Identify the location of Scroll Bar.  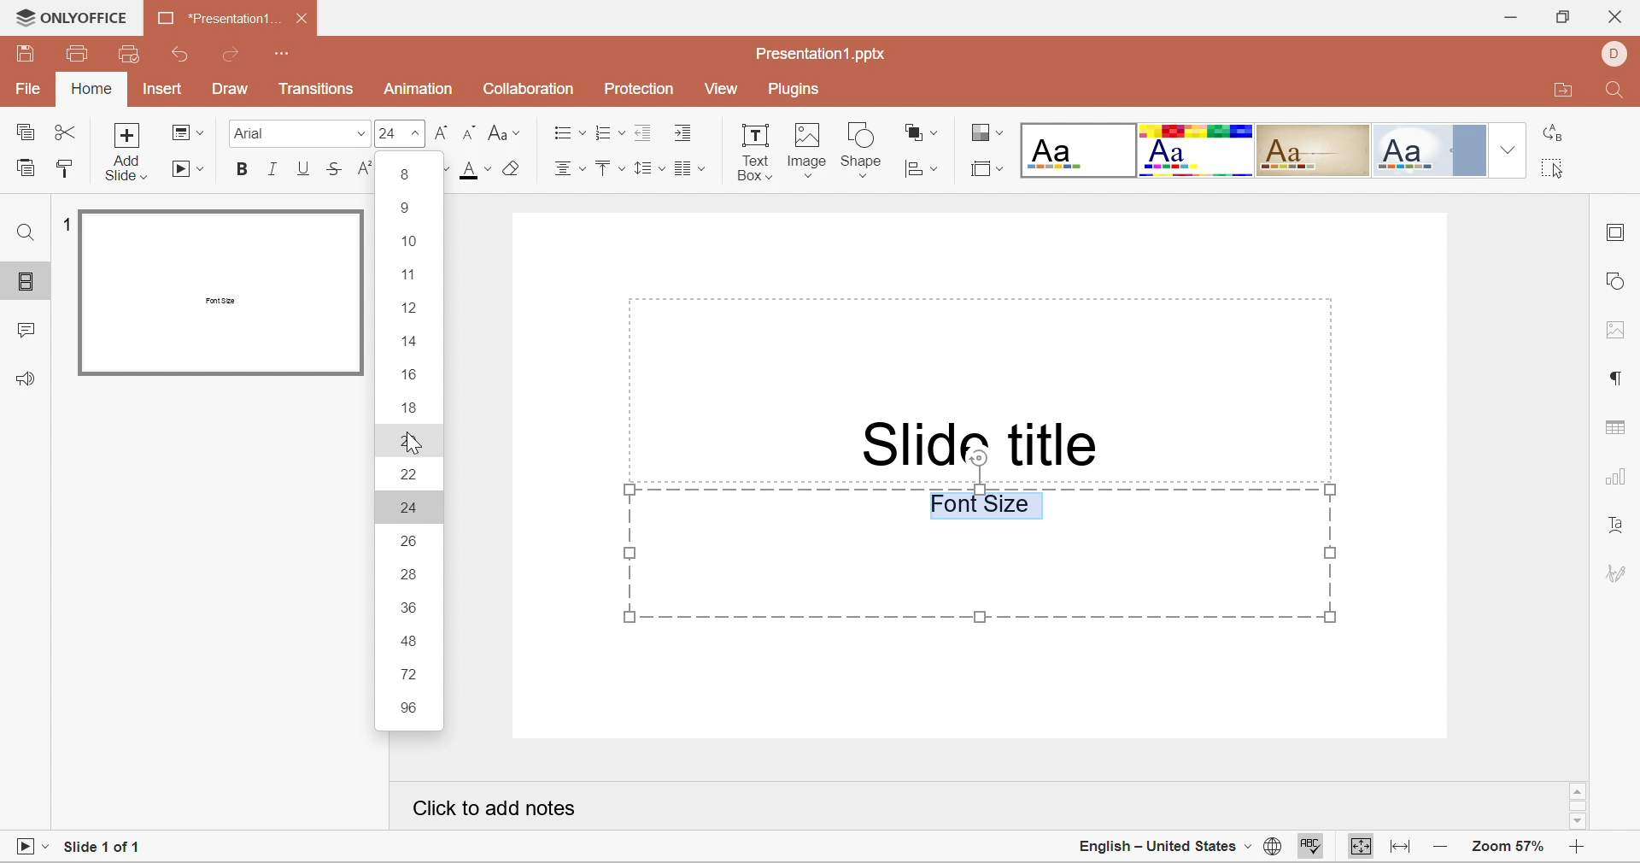
(1577, 804).